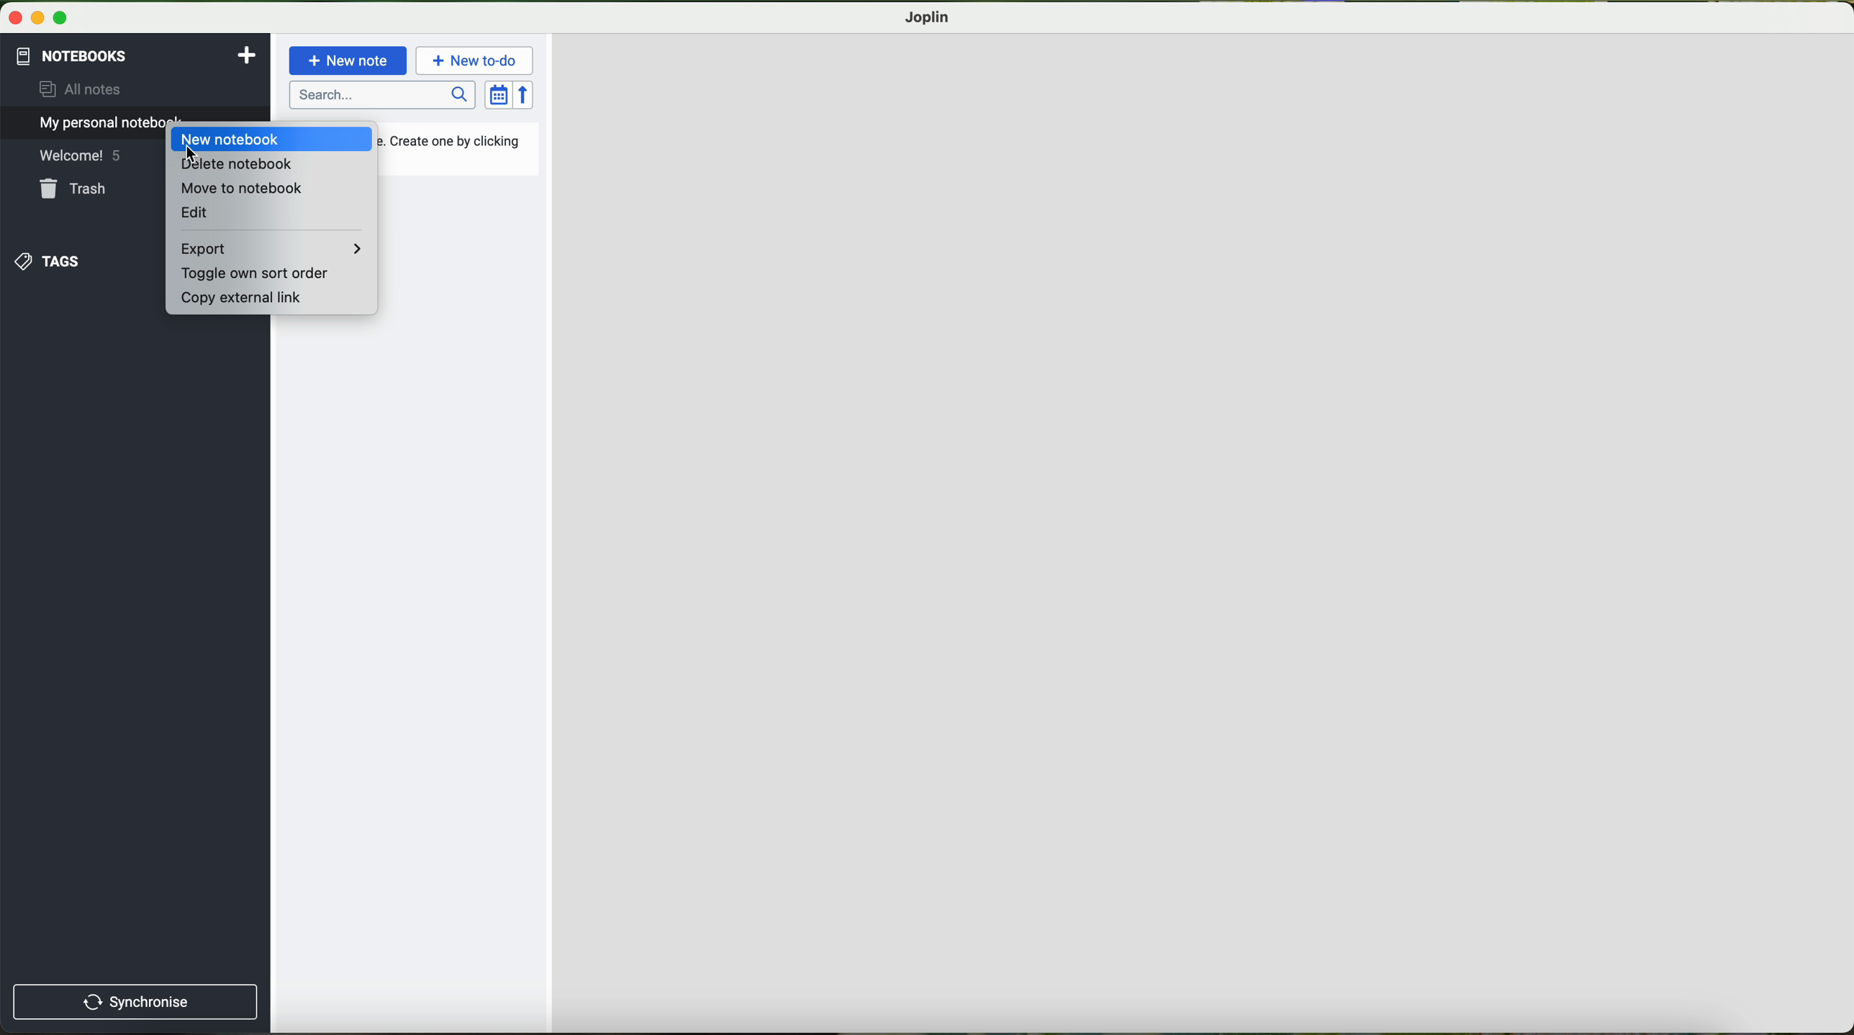 Image resolution: width=1854 pixels, height=1035 pixels. Describe the element at coordinates (273, 248) in the screenshot. I see `export` at that location.